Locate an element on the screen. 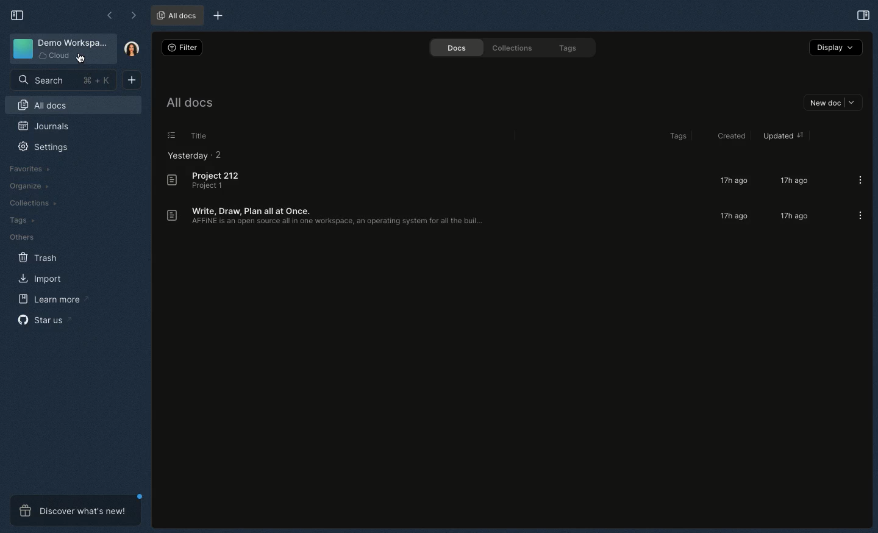 This screenshot has height=533, width=878. 17h ago is located at coordinates (791, 182).